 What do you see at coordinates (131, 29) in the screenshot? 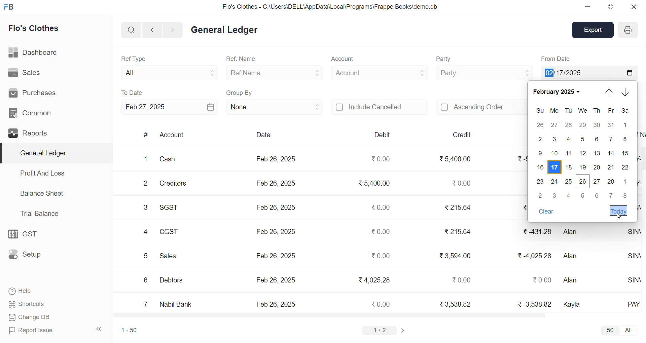
I see `SEARCH` at bounding box center [131, 29].